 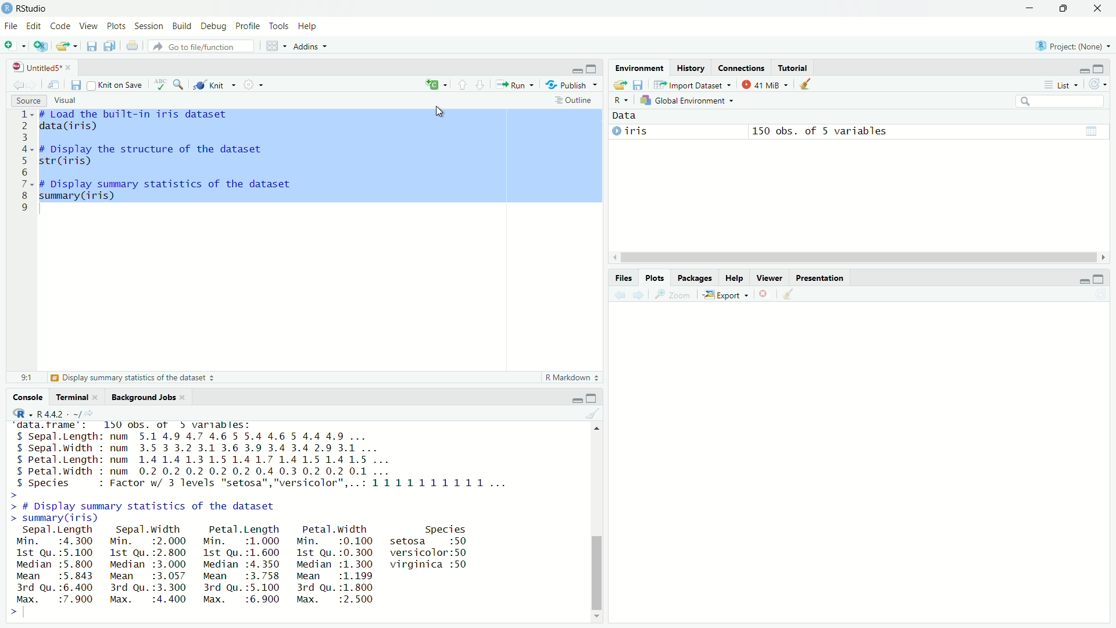 I want to click on Export log history, so click(x=621, y=84).